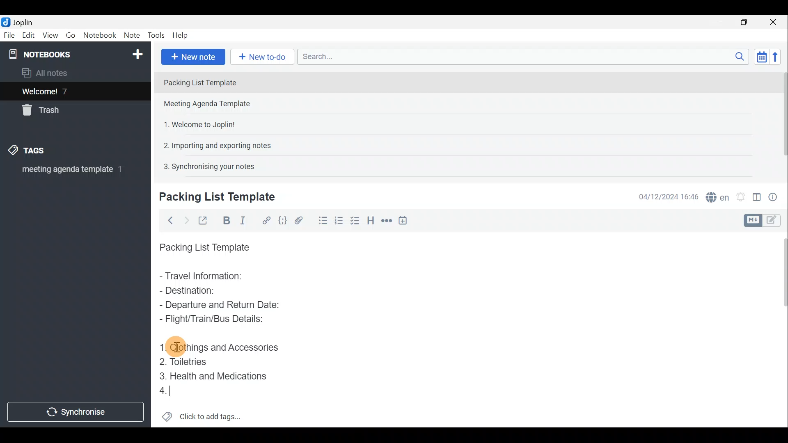 The height and width of the screenshot is (443, 788). Describe the element at coordinates (212, 197) in the screenshot. I see `Creating new note` at that location.